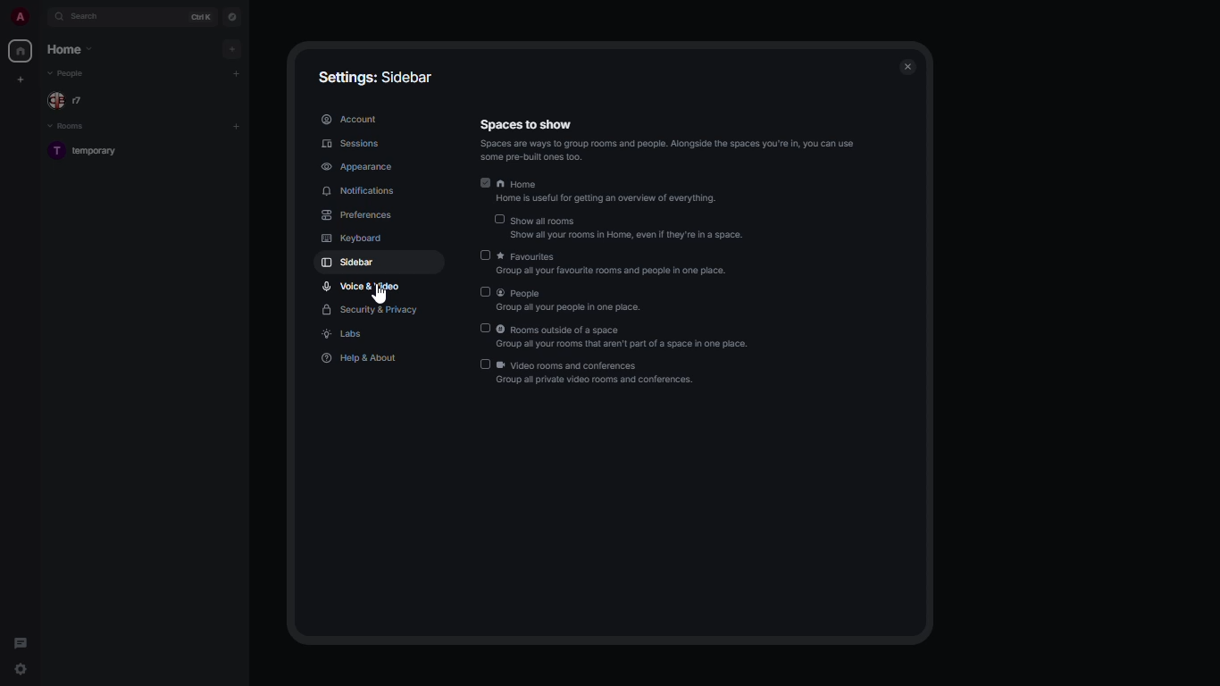 The height and width of the screenshot is (686, 1220). I want to click on cursor, so click(377, 298).